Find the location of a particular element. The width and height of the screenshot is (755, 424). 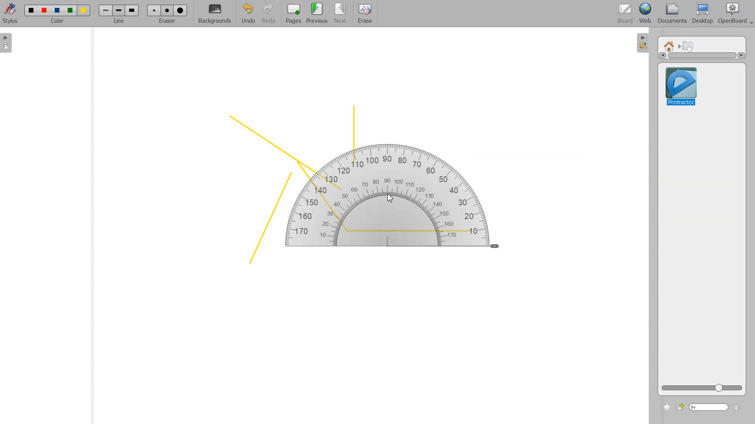

Interactive is located at coordinates (689, 46).